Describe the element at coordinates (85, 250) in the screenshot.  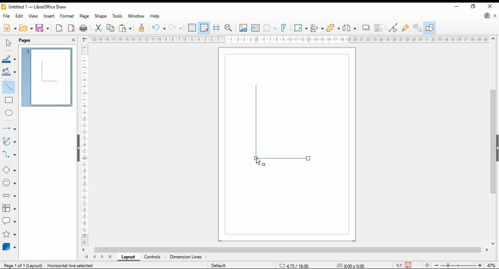
I see `move left` at that location.